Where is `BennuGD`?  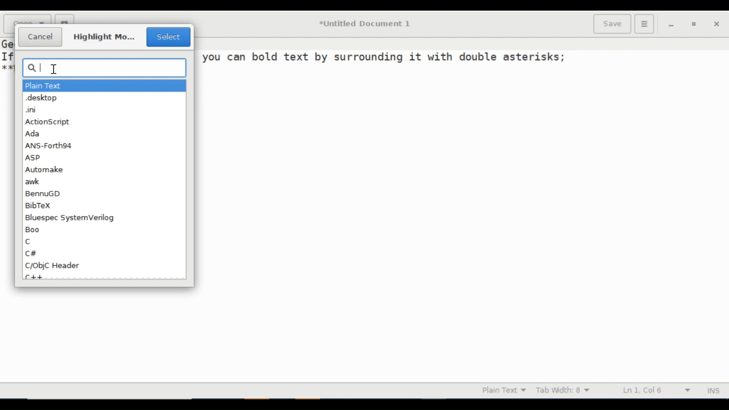
BennuGD is located at coordinates (45, 194).